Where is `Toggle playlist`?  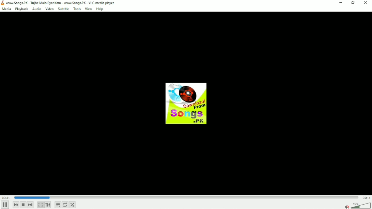 Toggle playlist is located at coordinates (58, 205).